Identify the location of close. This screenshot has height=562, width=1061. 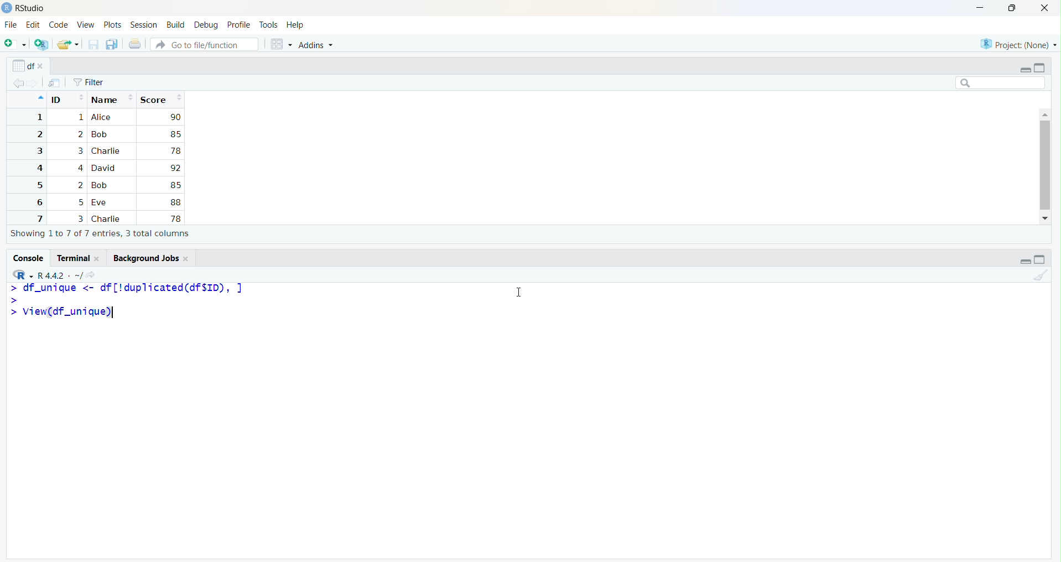
(187, 258).